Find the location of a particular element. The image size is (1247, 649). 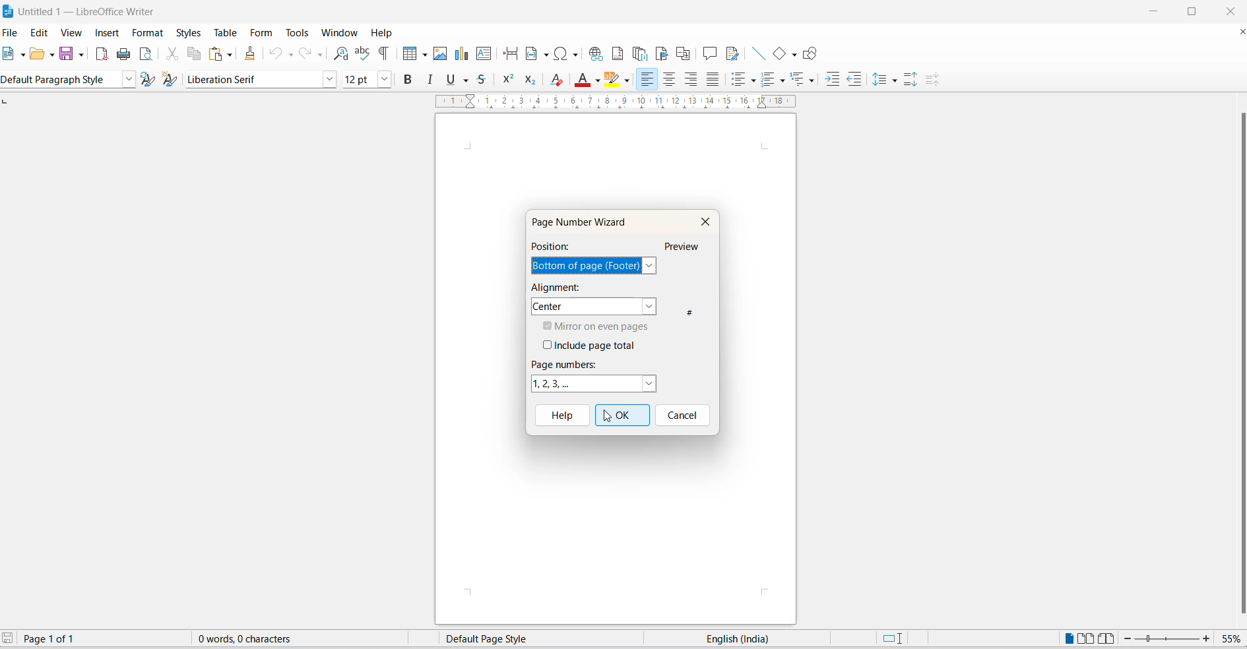

show track changes functions is located at coordinates (736, 53).